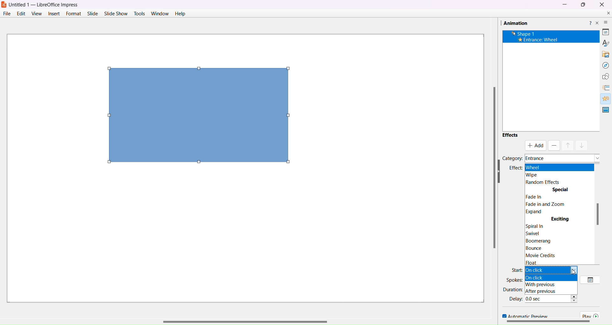 The height and width of the screenshot is (325, 612). I want to click on move down, so click(582, 145).